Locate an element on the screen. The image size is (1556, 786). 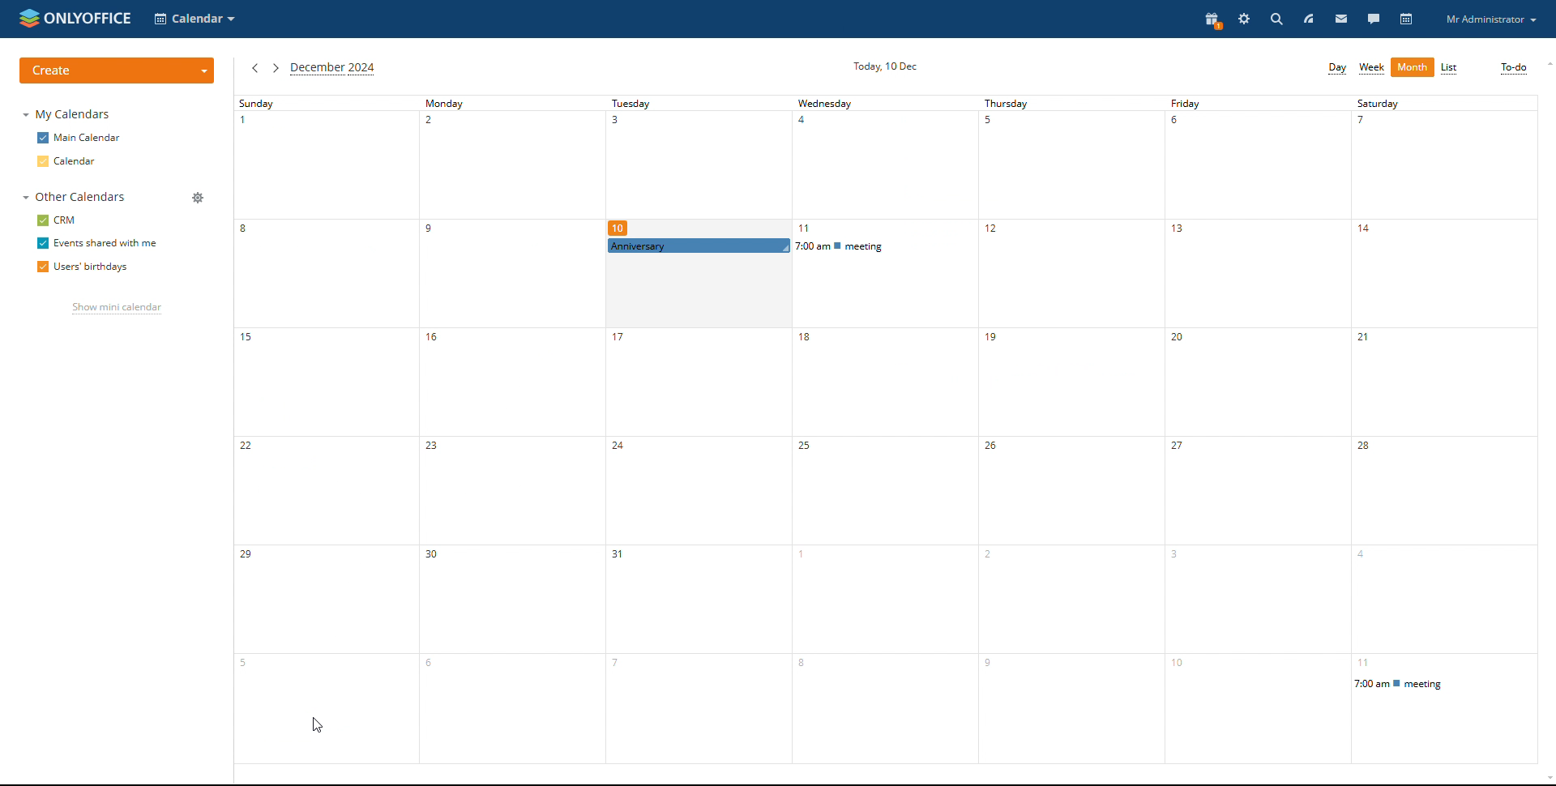
logo is located at coordinates (75, 18).